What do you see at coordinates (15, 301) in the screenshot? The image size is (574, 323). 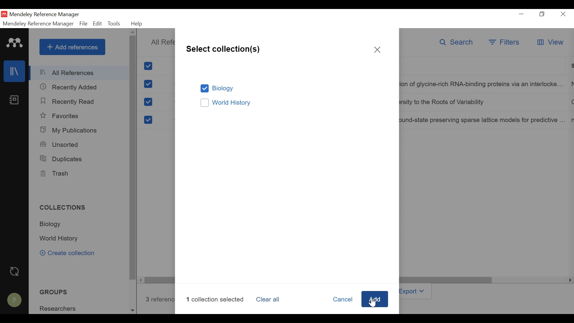 I see `Avatar` at bounding box center [15, 301].